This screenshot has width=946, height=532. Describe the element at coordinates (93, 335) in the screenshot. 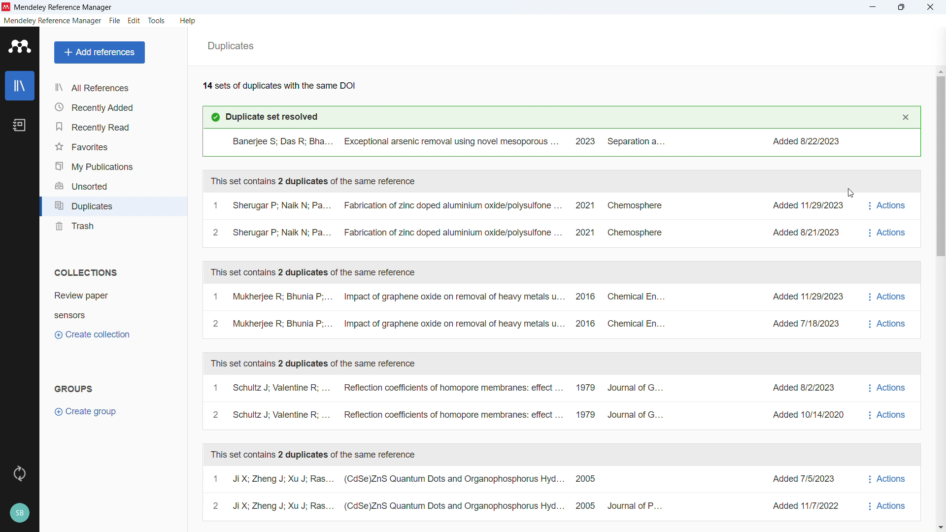

I see `Create collection ` at that location.